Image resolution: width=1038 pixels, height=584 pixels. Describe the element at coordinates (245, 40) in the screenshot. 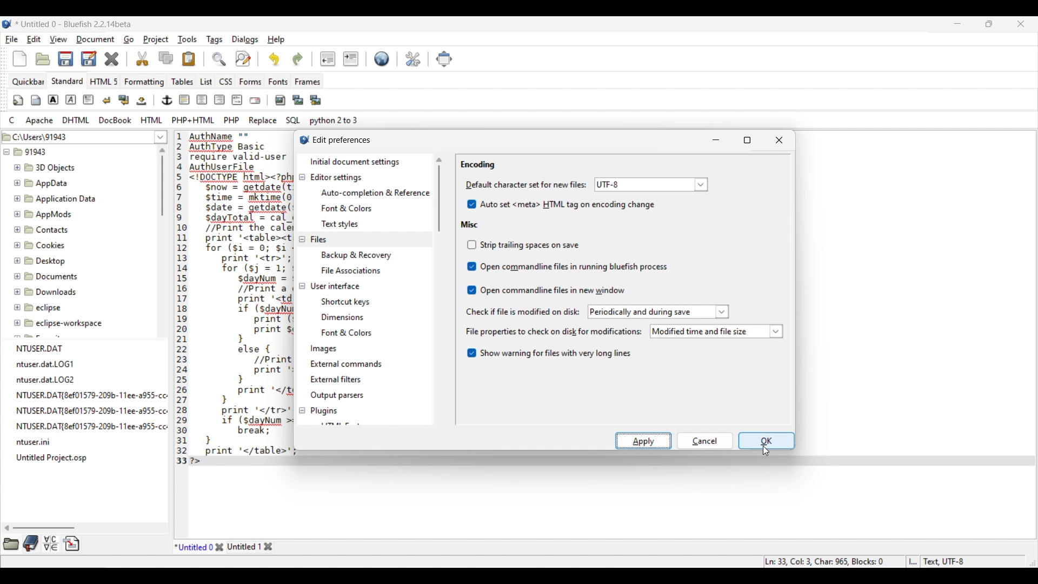

I see `Dialogs menu` at that location.